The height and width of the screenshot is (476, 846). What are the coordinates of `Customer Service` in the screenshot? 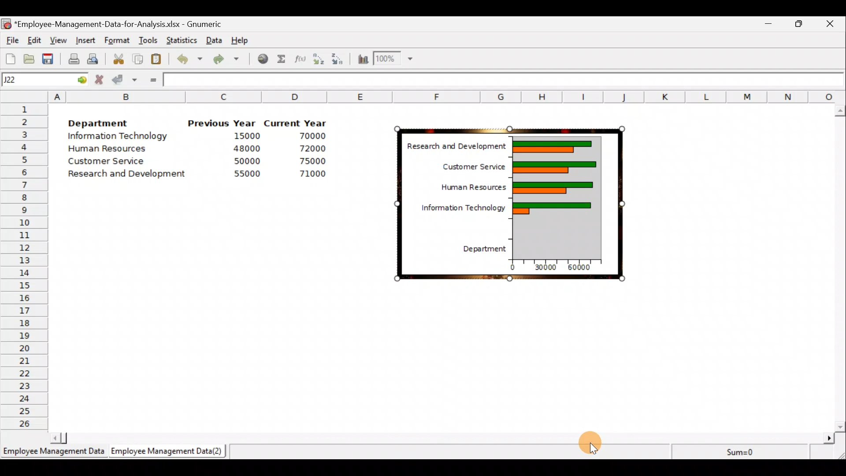 It's located at (468, 164).